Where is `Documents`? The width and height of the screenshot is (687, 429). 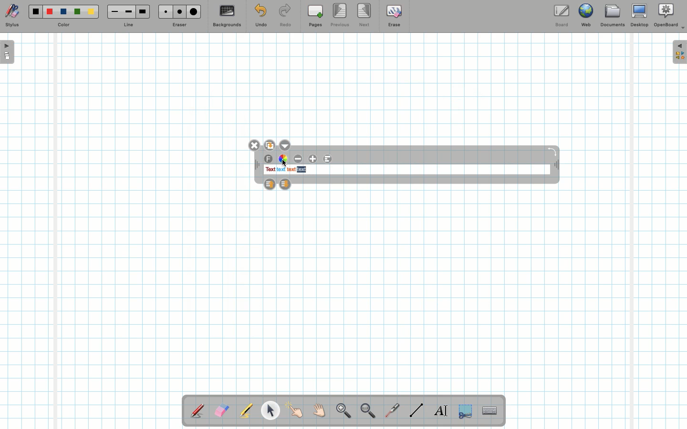 Documents is located at coordinates (612, 17).